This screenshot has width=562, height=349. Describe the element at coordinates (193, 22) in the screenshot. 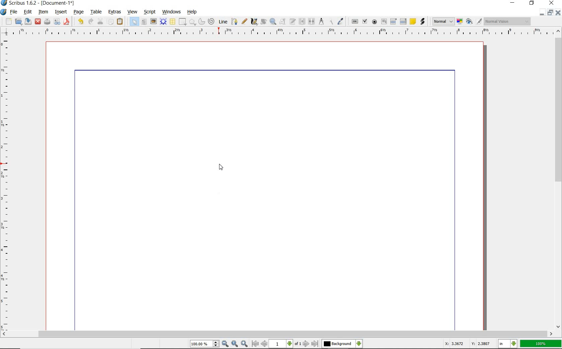

I see `polygon` at that location.